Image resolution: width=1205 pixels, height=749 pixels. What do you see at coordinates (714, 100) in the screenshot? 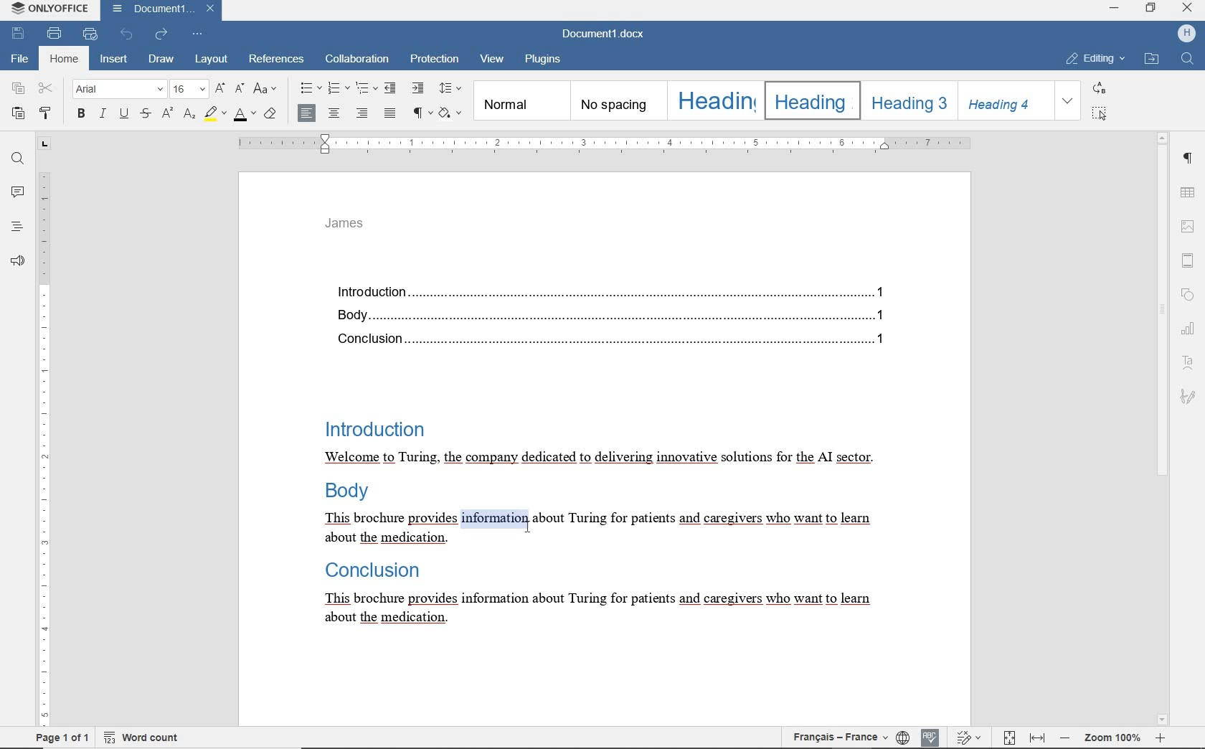
I see `HEADING 1` at bounding box center [714, 100].